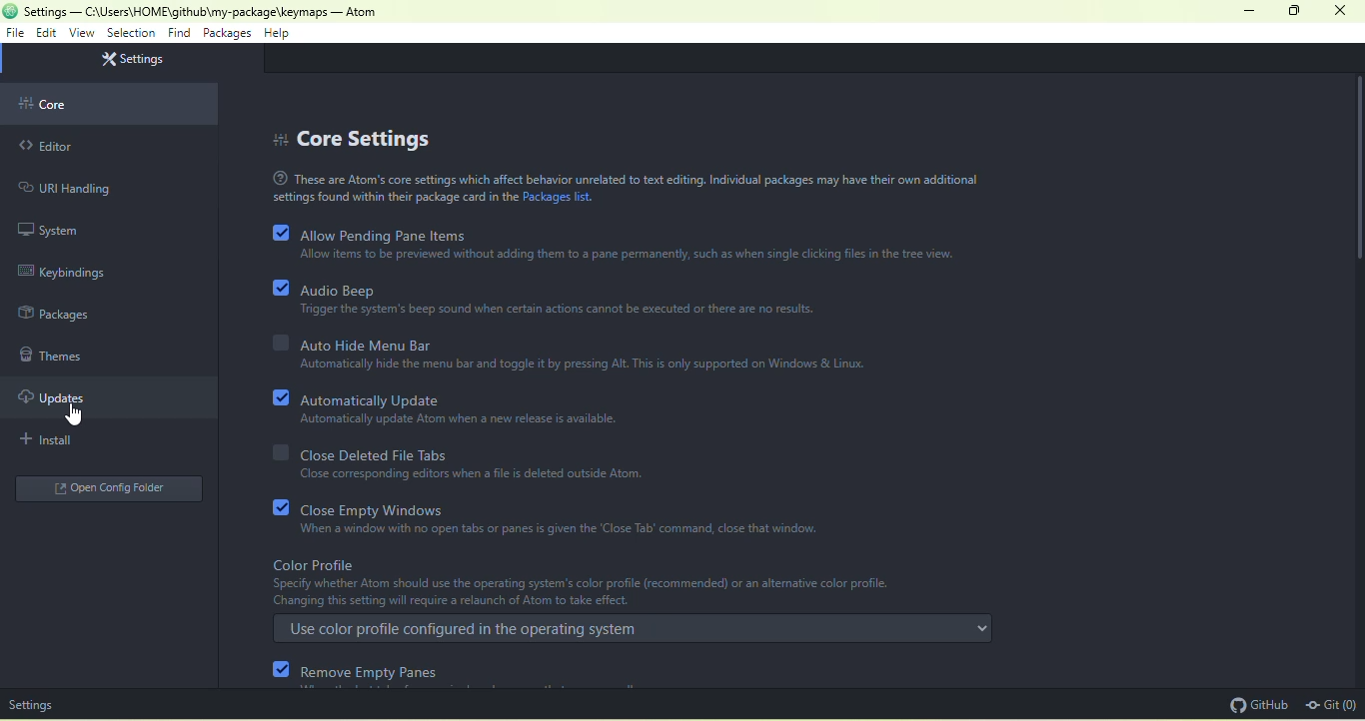 The height and width of the screenshot is (721, 1365). I want to click on - Atom, so click(356, 12).